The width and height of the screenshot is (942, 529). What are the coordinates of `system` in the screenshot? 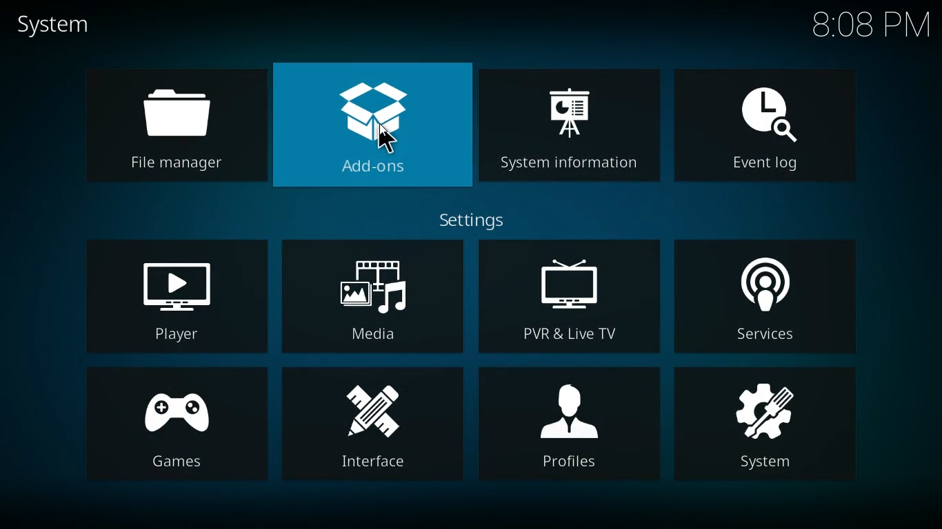 It's located at (770, 431).